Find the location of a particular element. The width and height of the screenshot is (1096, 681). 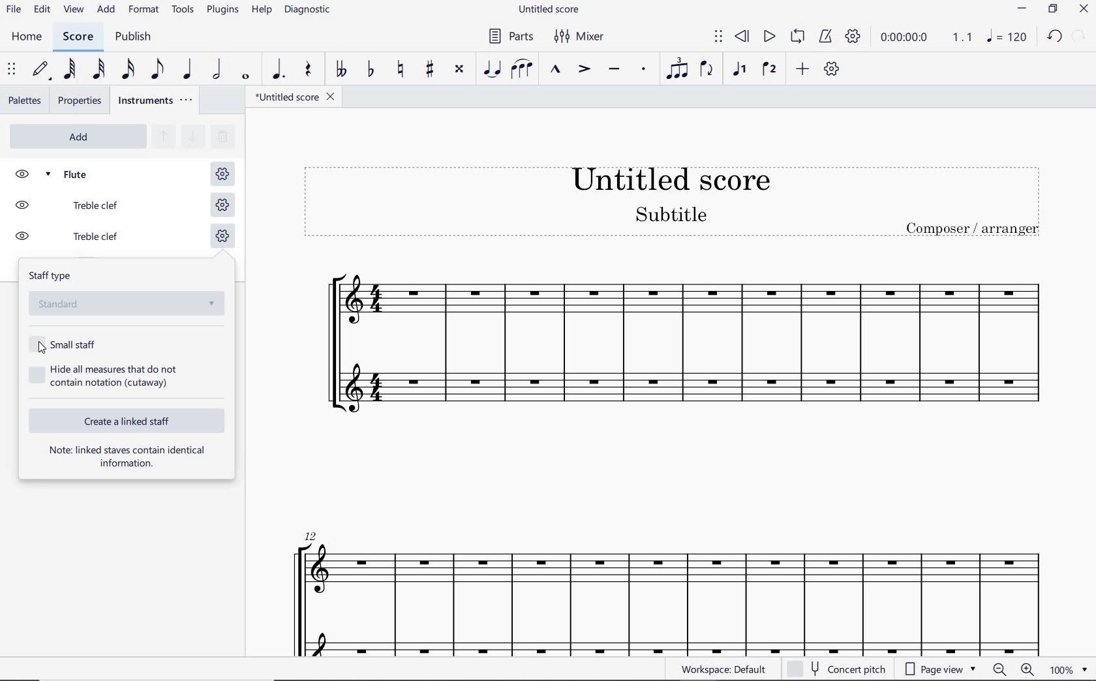

32ND NOTE is located at coordinates (99, 70).